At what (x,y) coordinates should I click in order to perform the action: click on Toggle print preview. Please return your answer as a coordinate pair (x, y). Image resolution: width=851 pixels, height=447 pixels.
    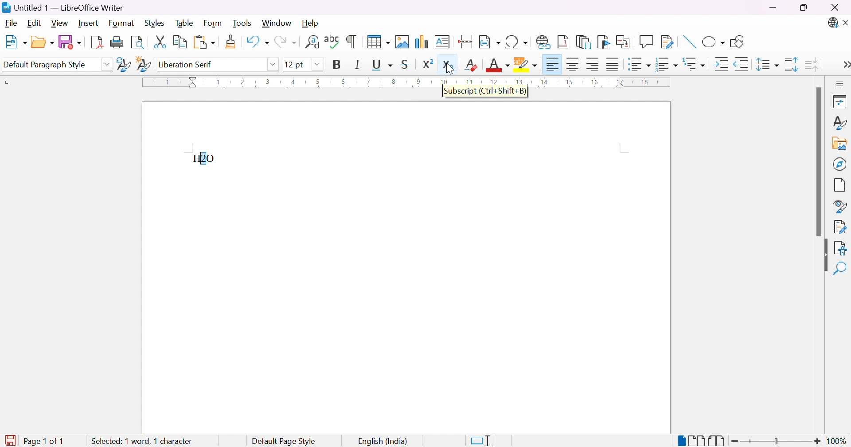
    Looking at the image, I should click on (138, 43).